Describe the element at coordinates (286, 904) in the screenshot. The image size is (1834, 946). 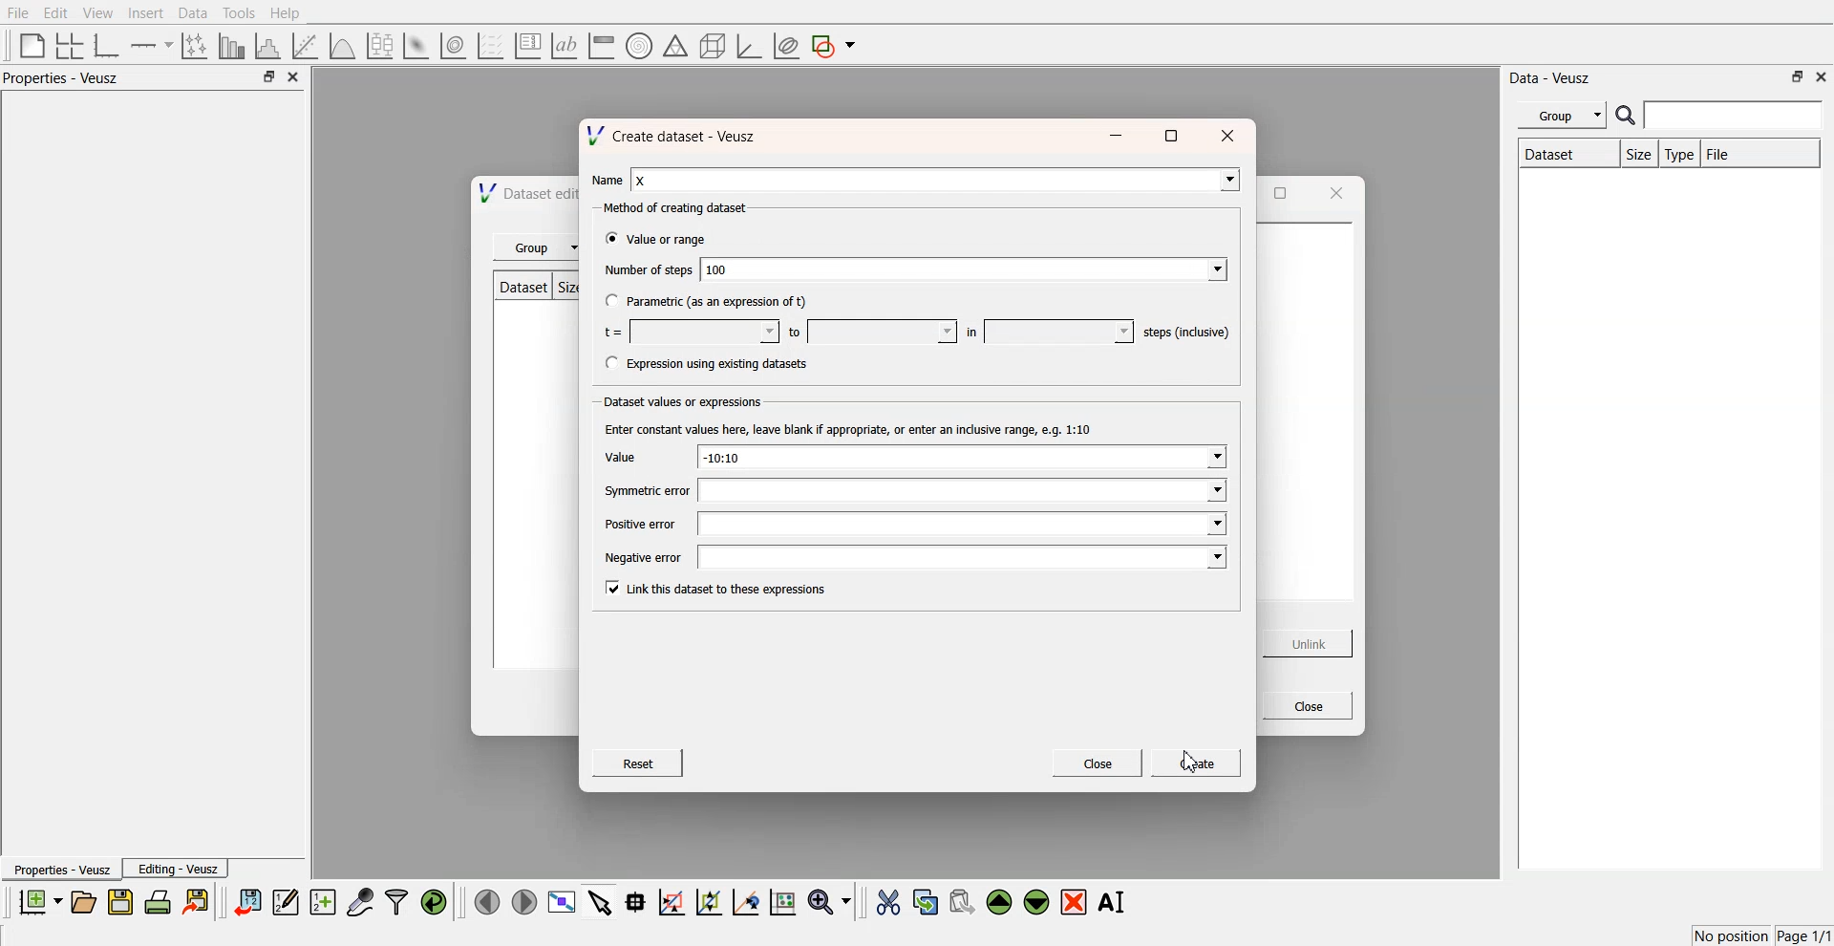
I see `edit and enter data points` at that location.